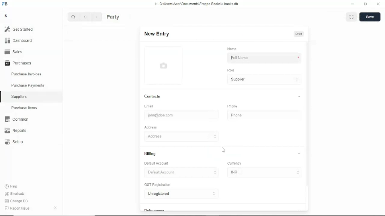 The width and height of the screenshot is (385, 216). Describe the element at coordinates (86, 17) in the screenshot. I see `Back` at that location.